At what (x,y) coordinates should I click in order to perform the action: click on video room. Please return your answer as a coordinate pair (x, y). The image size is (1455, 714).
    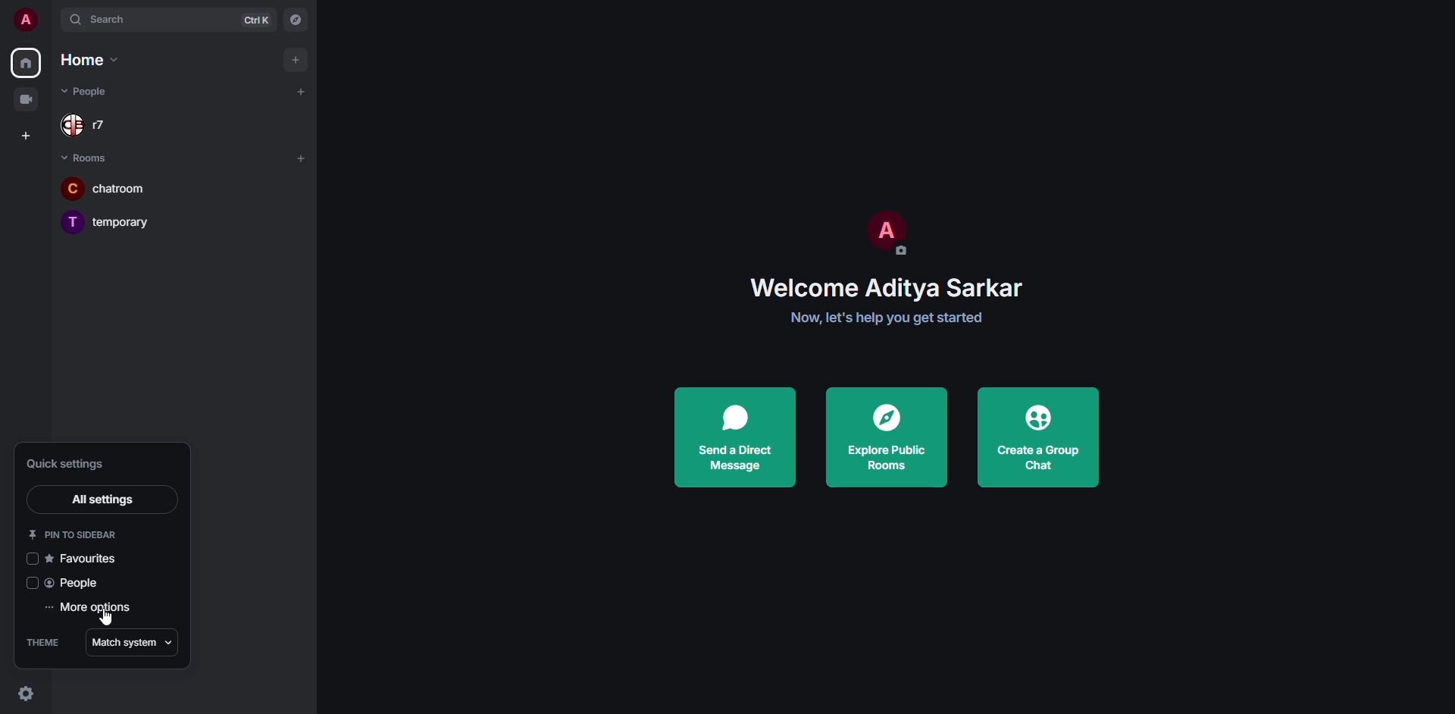
    Looking at the image, I should click on (27, 99).